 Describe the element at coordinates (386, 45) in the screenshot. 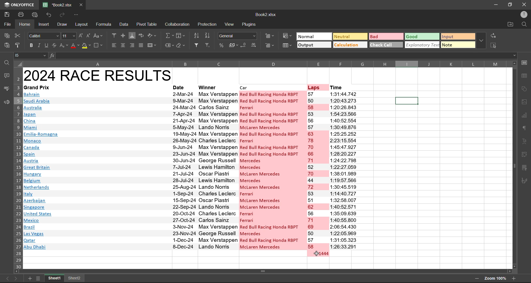

I see `check cell` at that location.